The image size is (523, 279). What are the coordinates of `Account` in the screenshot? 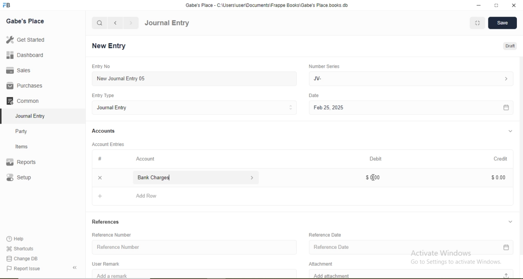 It's located at (146, 159).